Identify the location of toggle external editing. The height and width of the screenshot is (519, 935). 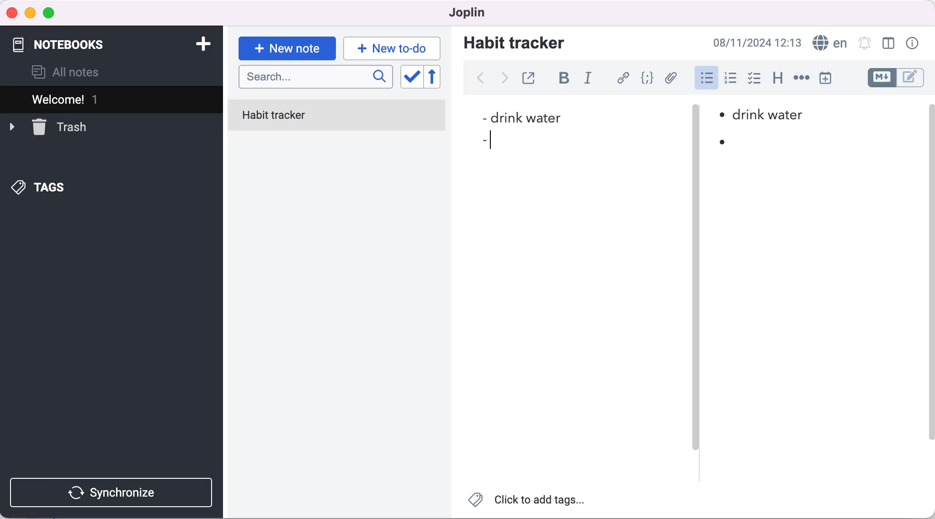
(531, 77).